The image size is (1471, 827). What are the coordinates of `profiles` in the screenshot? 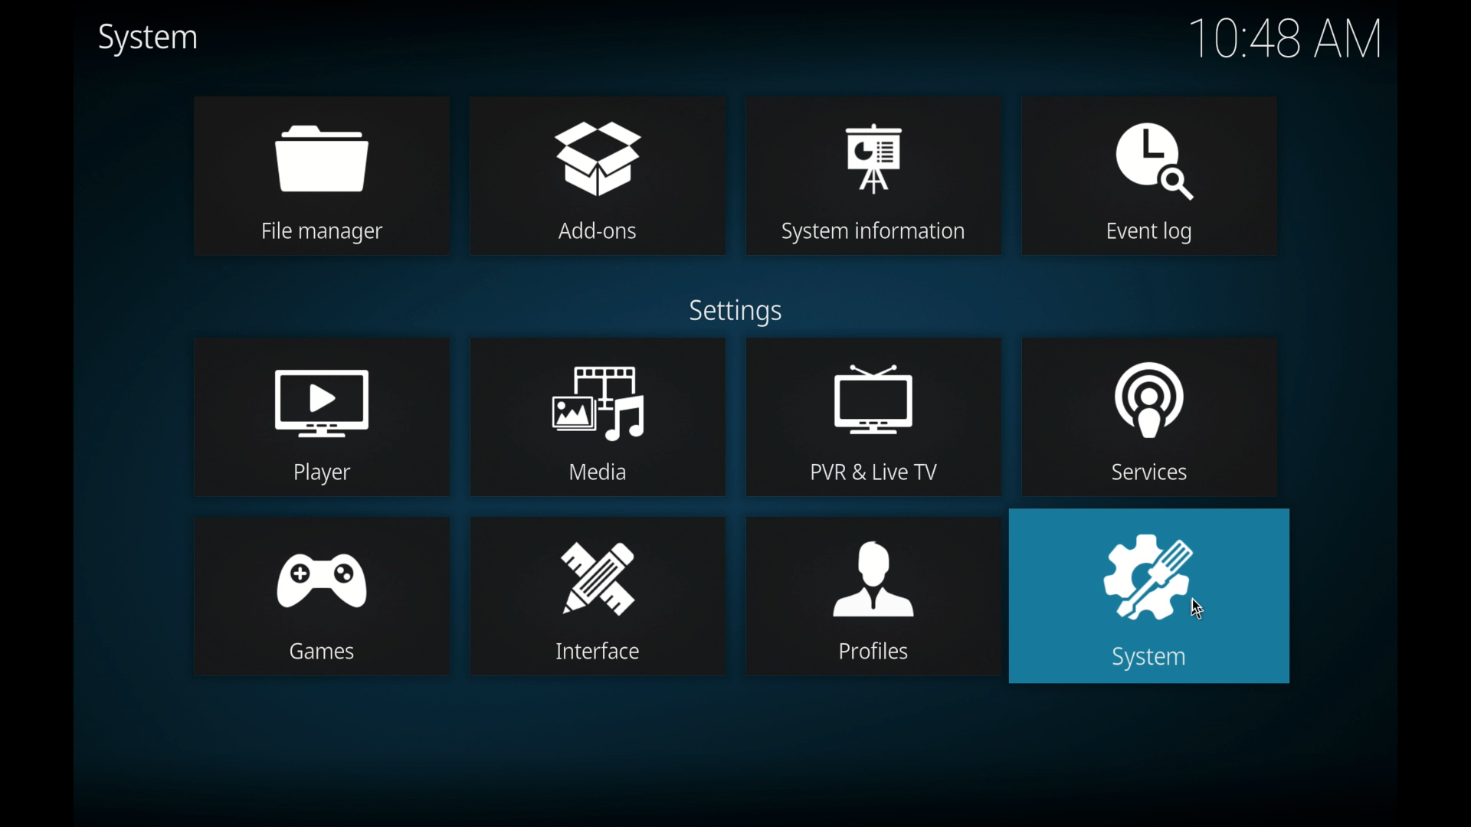 It's located at (873, 597).